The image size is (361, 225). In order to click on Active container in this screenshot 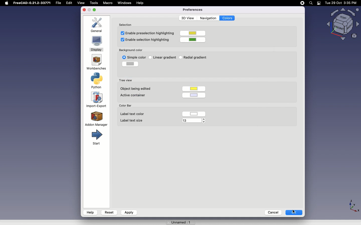, I will do `click(136, 95)`.